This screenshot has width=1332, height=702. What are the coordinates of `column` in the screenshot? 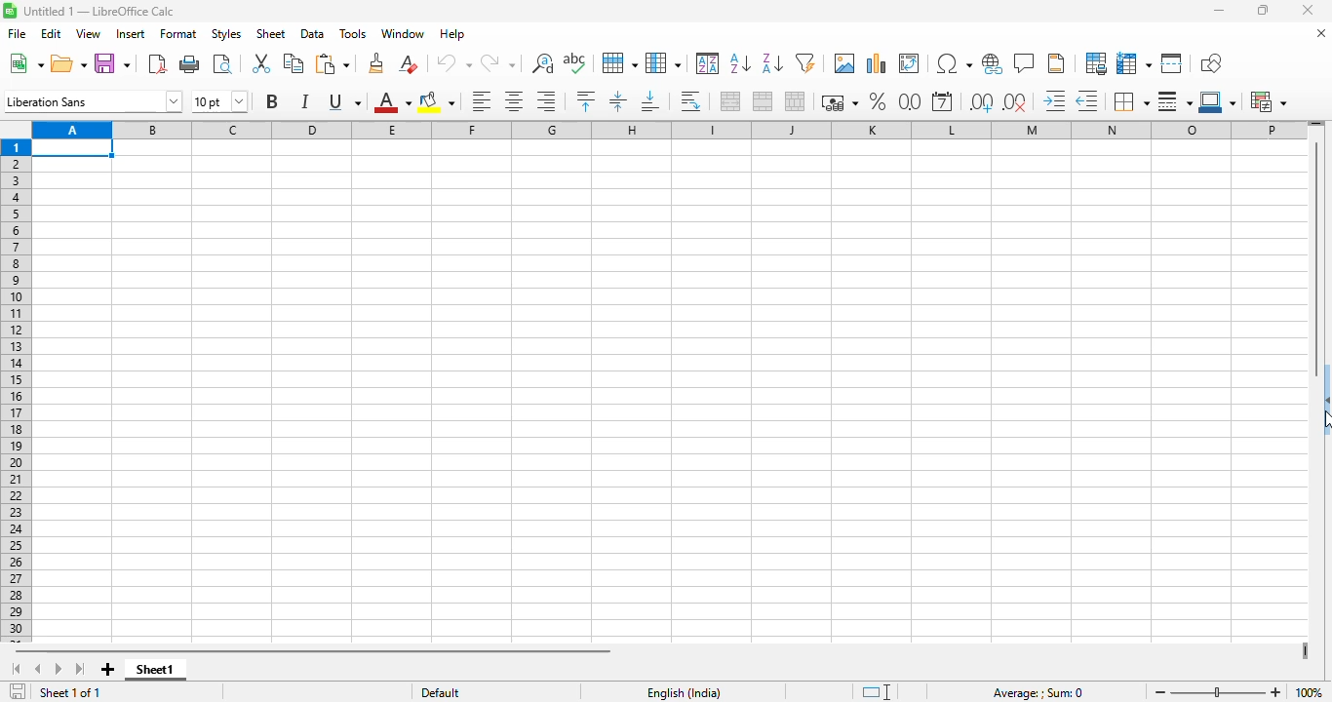 It's located at (663, 63).